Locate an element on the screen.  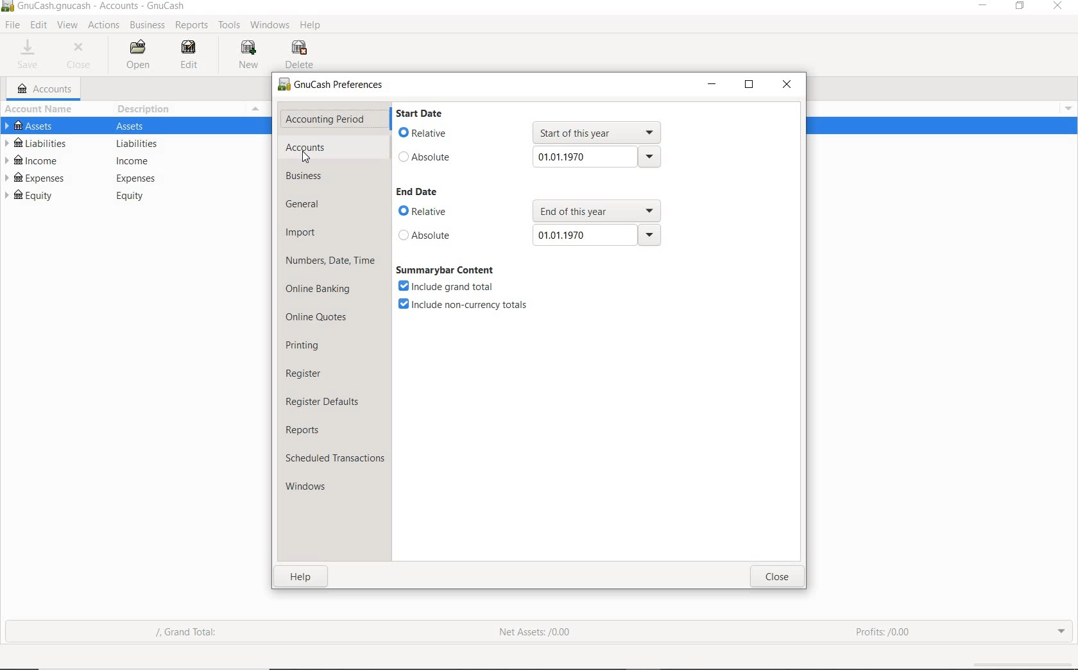
 is located at coordinates (598, 131).